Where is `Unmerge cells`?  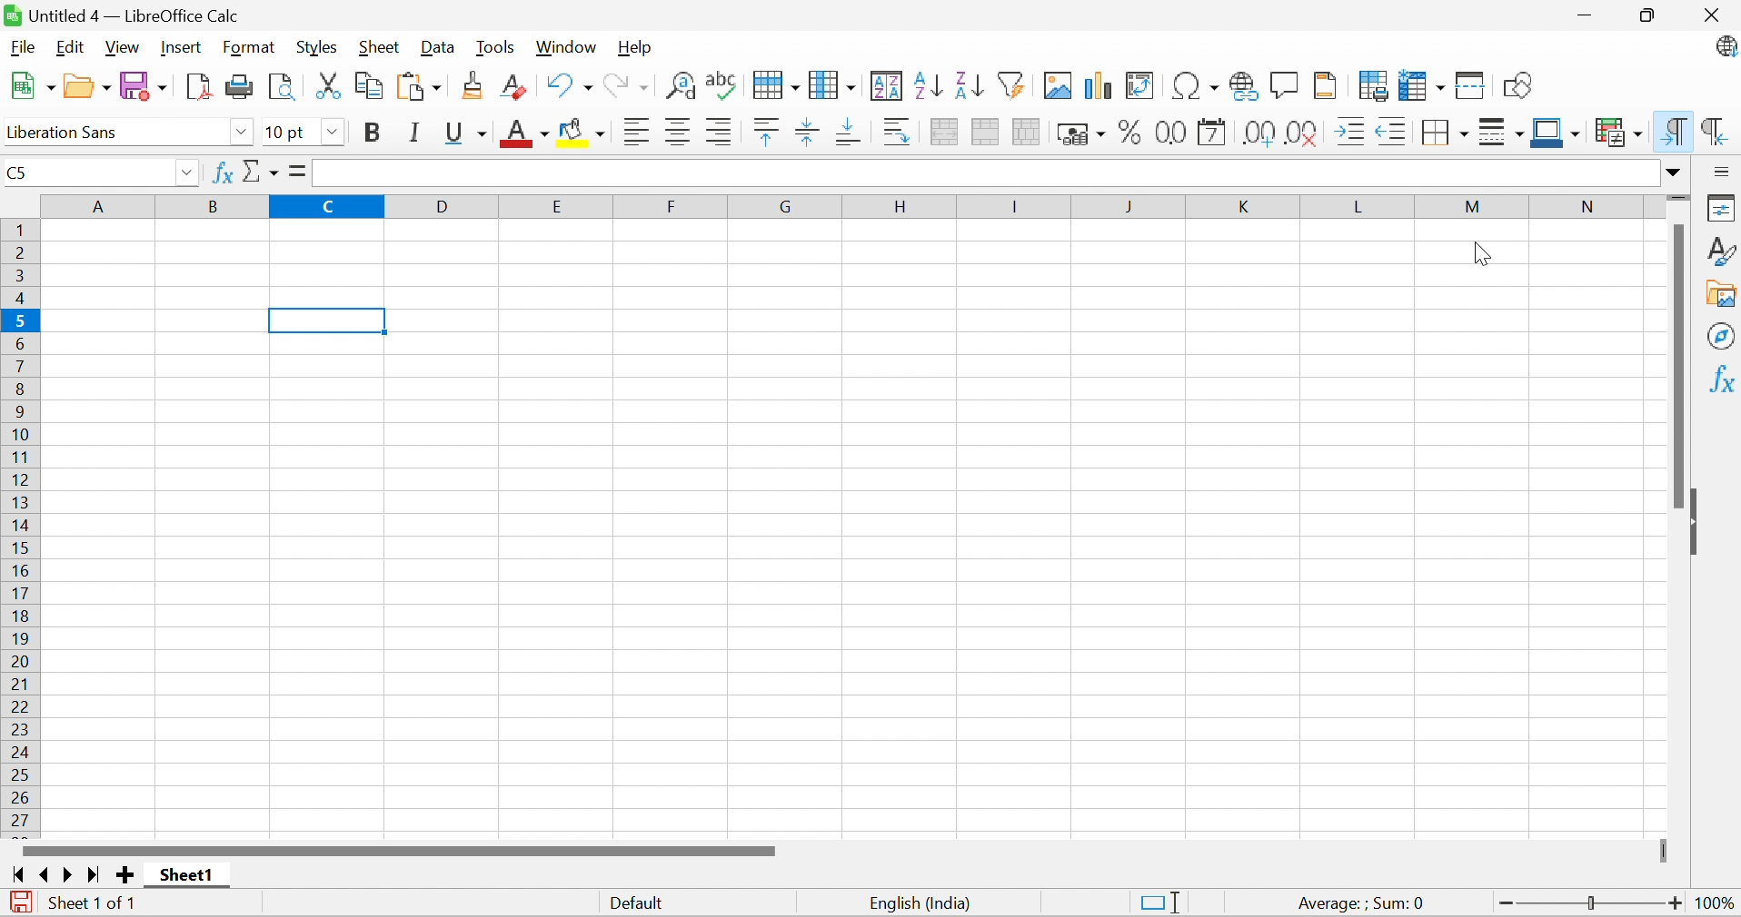
Unmerge cells is located at coordinates (1026, 130).